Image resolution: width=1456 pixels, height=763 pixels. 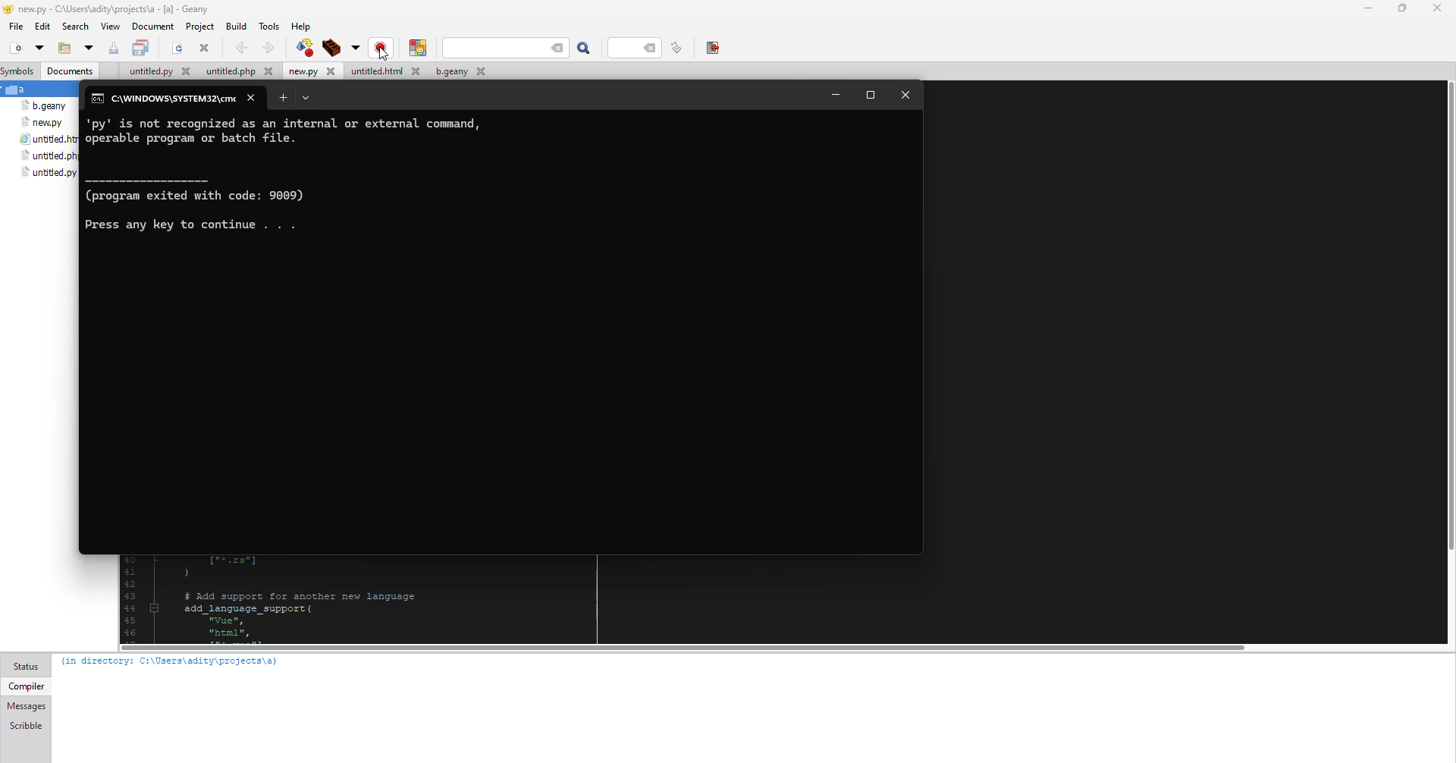 I want to click on file, so click(x=50, y=173).